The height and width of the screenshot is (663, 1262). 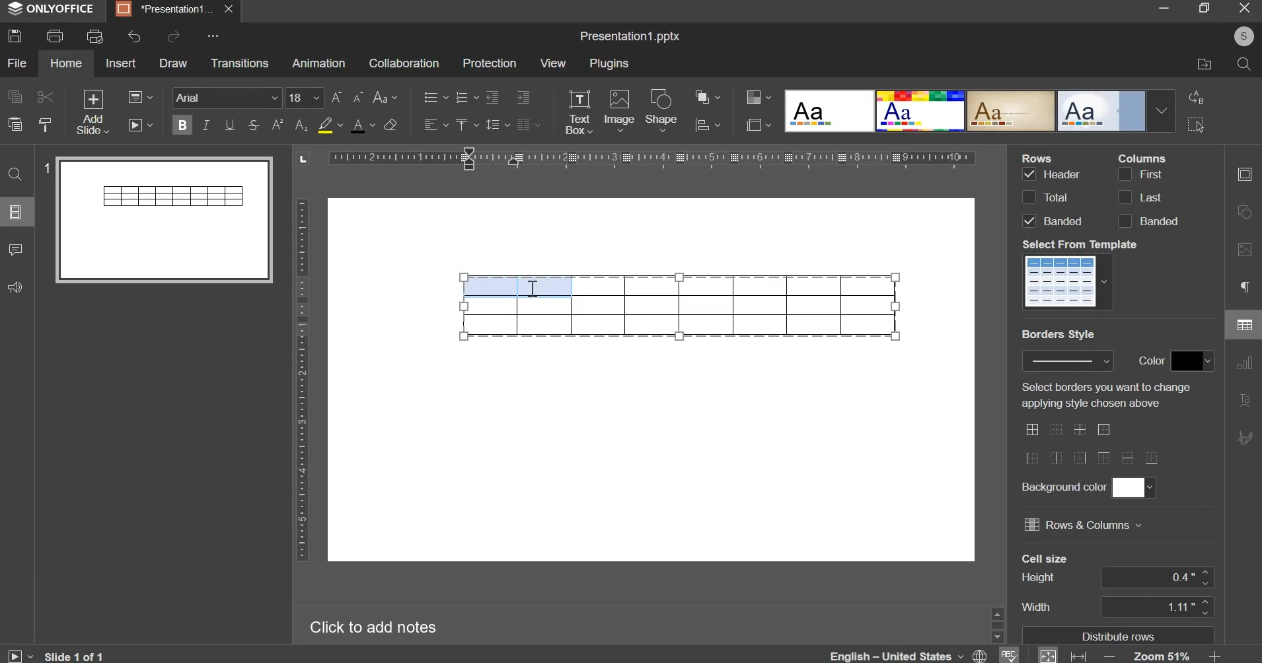 What do you see at coordinates (13, 288) in the screenshot?
I see `feedback` at bounding box center [13, 288].